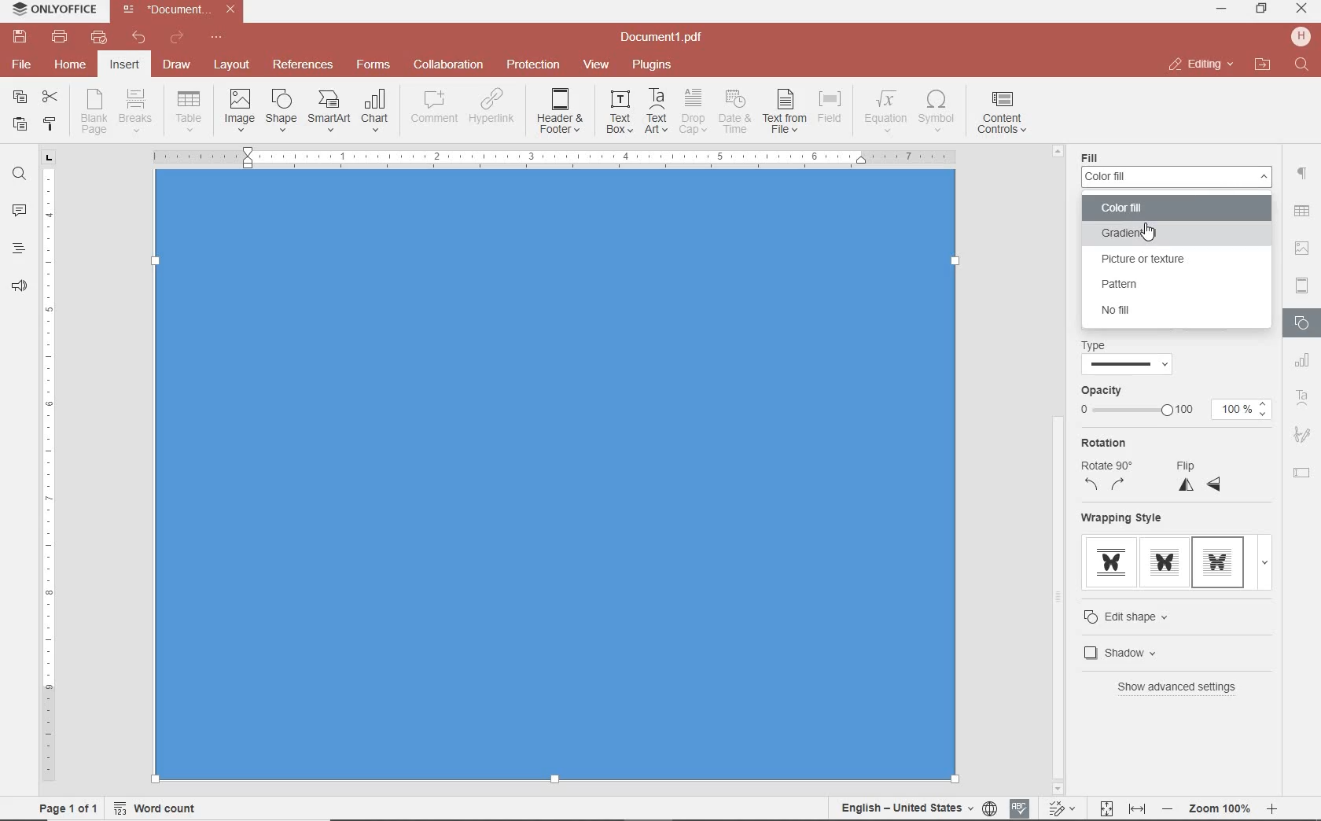 This screenshot has width=1321, height=821. What do you see at coordinates (1280, 609) in the screenshot?
I see `scrollbar` at bounding box center [1280, 609].